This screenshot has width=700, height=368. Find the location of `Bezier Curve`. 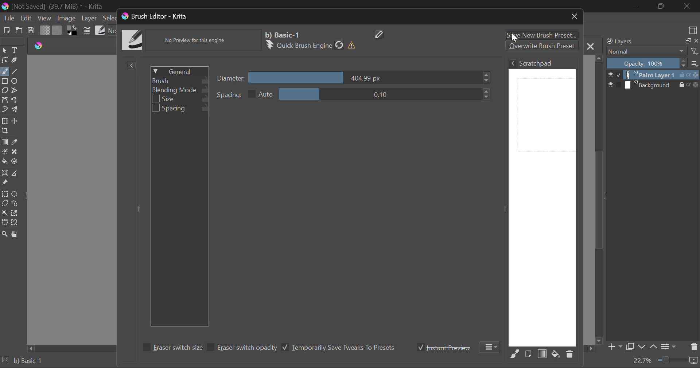

Bezier Curve is located at coordinates (4, 223).